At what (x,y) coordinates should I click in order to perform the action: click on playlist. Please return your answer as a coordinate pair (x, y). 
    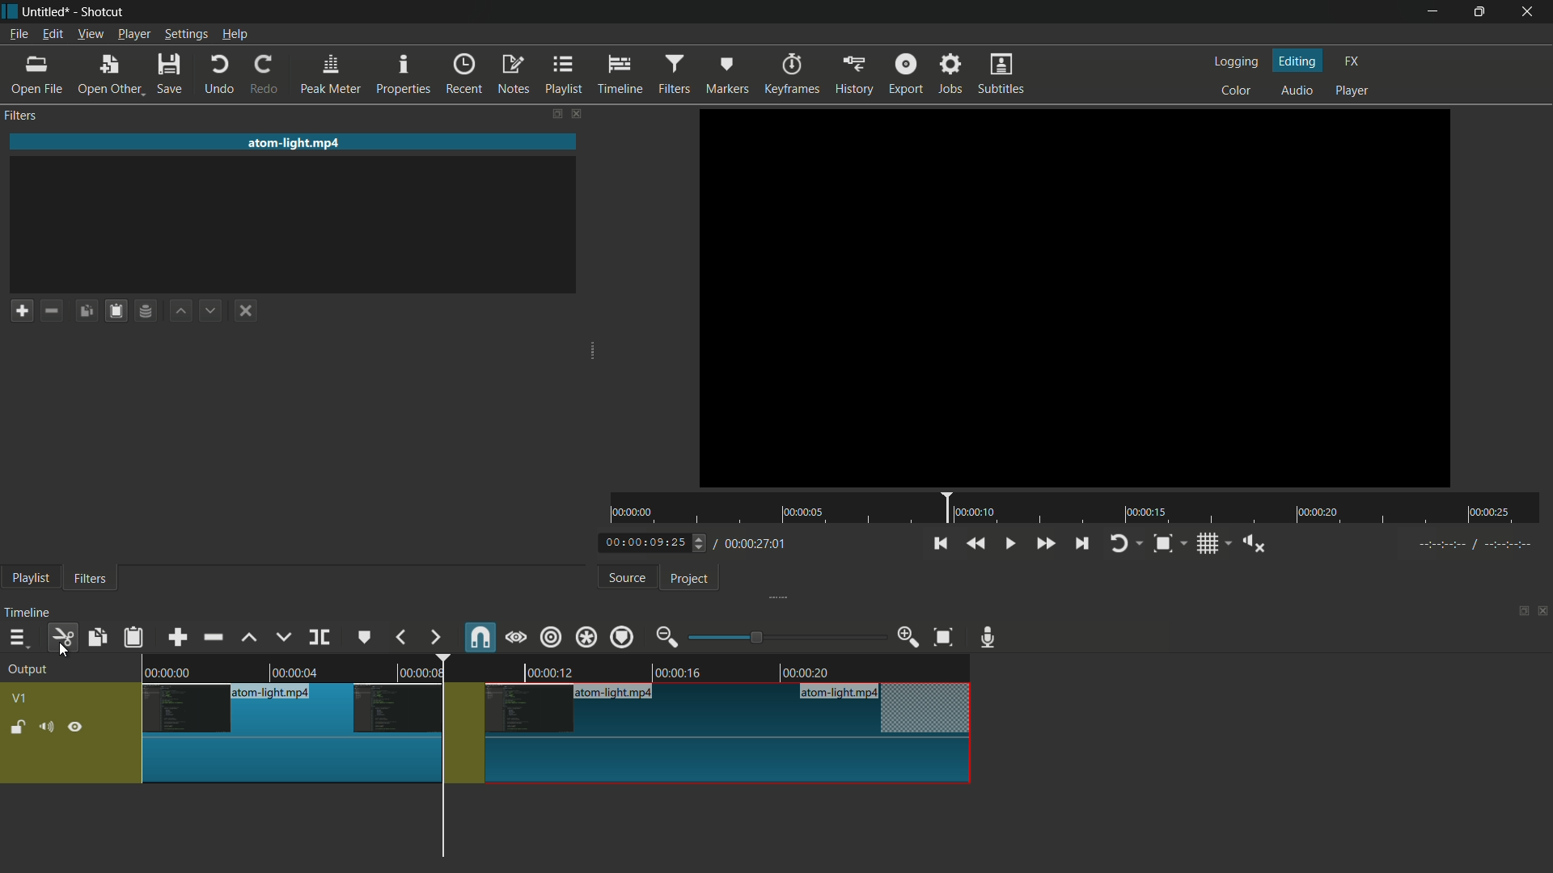
    Looking at the image, I should click on (565, 75).